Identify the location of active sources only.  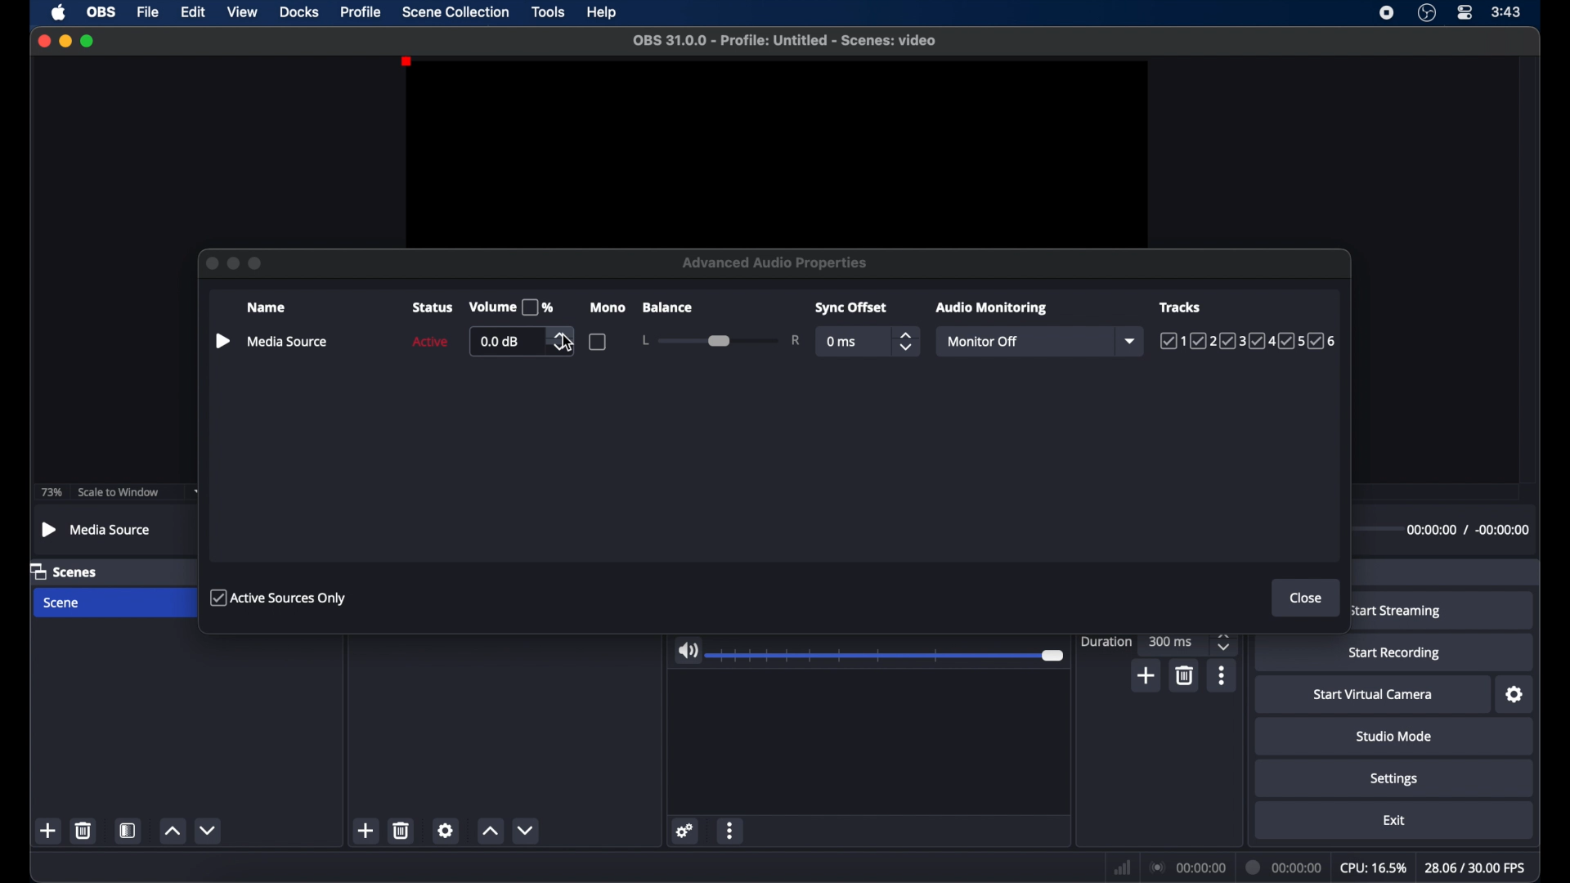
(280, 598).